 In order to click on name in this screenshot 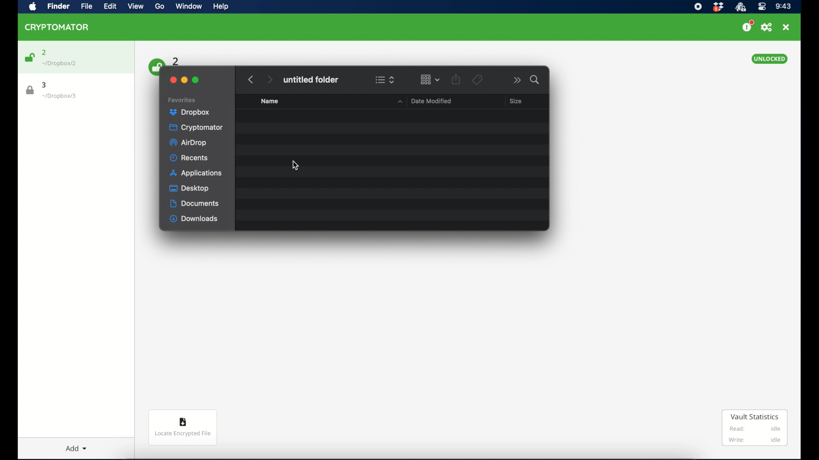, I will do `click(270, 101)`.